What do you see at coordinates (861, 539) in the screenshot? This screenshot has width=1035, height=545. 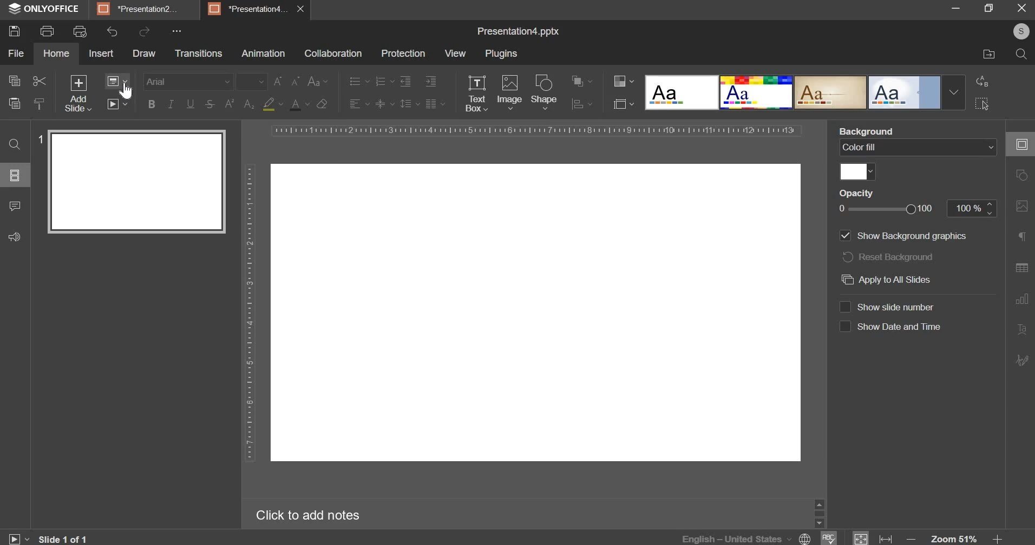 I see `fit to window` at bounding box center [861, 539].